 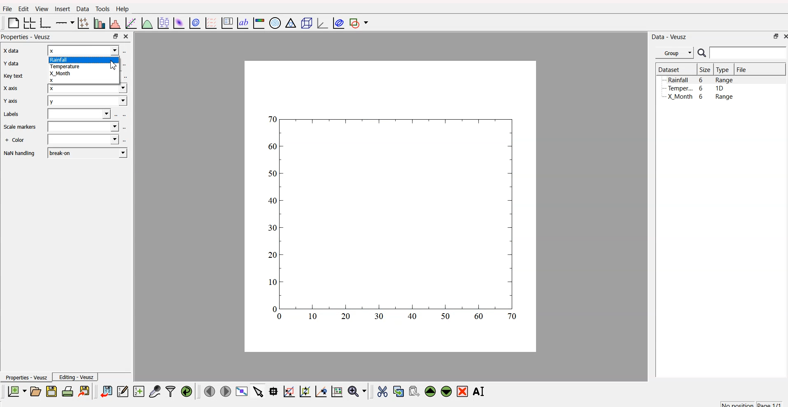 I want to click on Flle, so click(x=7, y=10).